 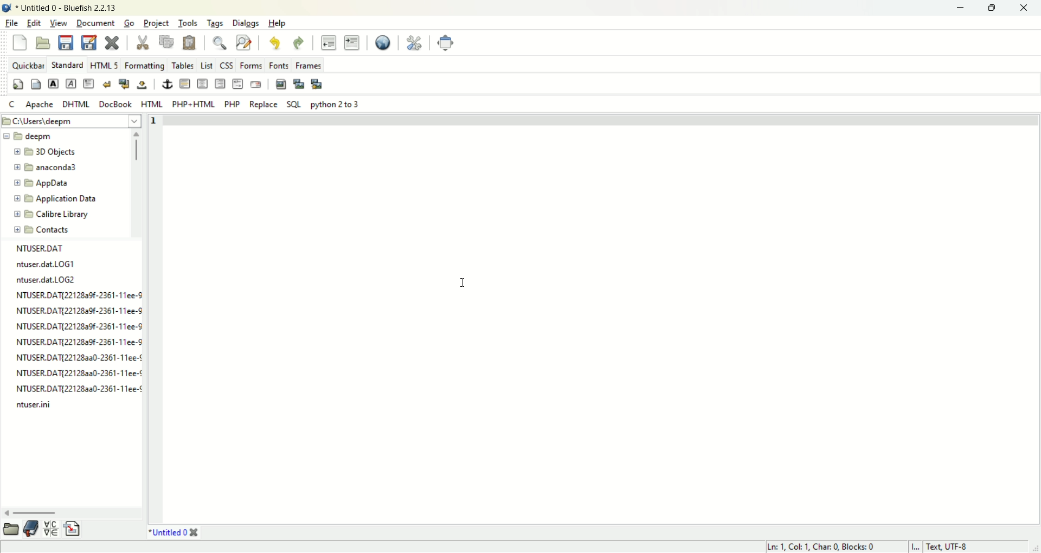 I want to click on new file, so click(x=21, y=42).